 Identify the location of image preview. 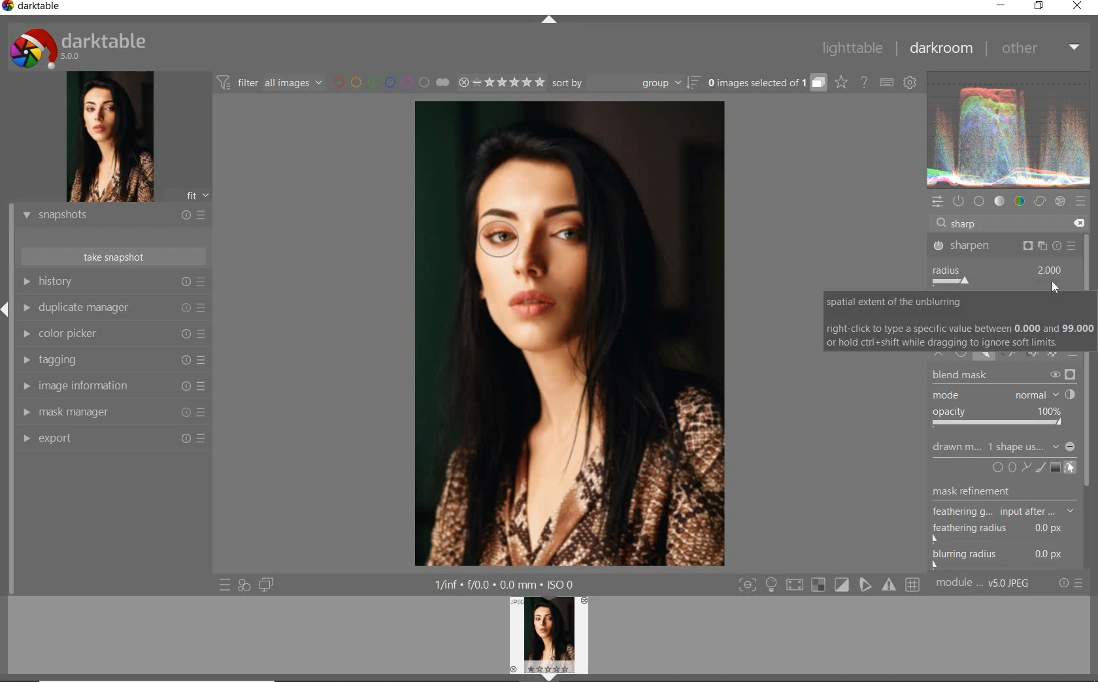
(110, 137).